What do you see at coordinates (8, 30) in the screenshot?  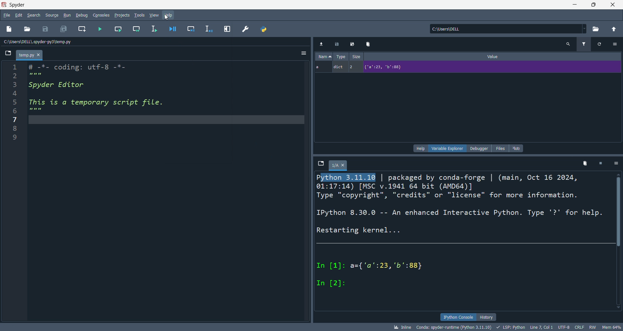 I see `new file` at bounding box center [8, 30].